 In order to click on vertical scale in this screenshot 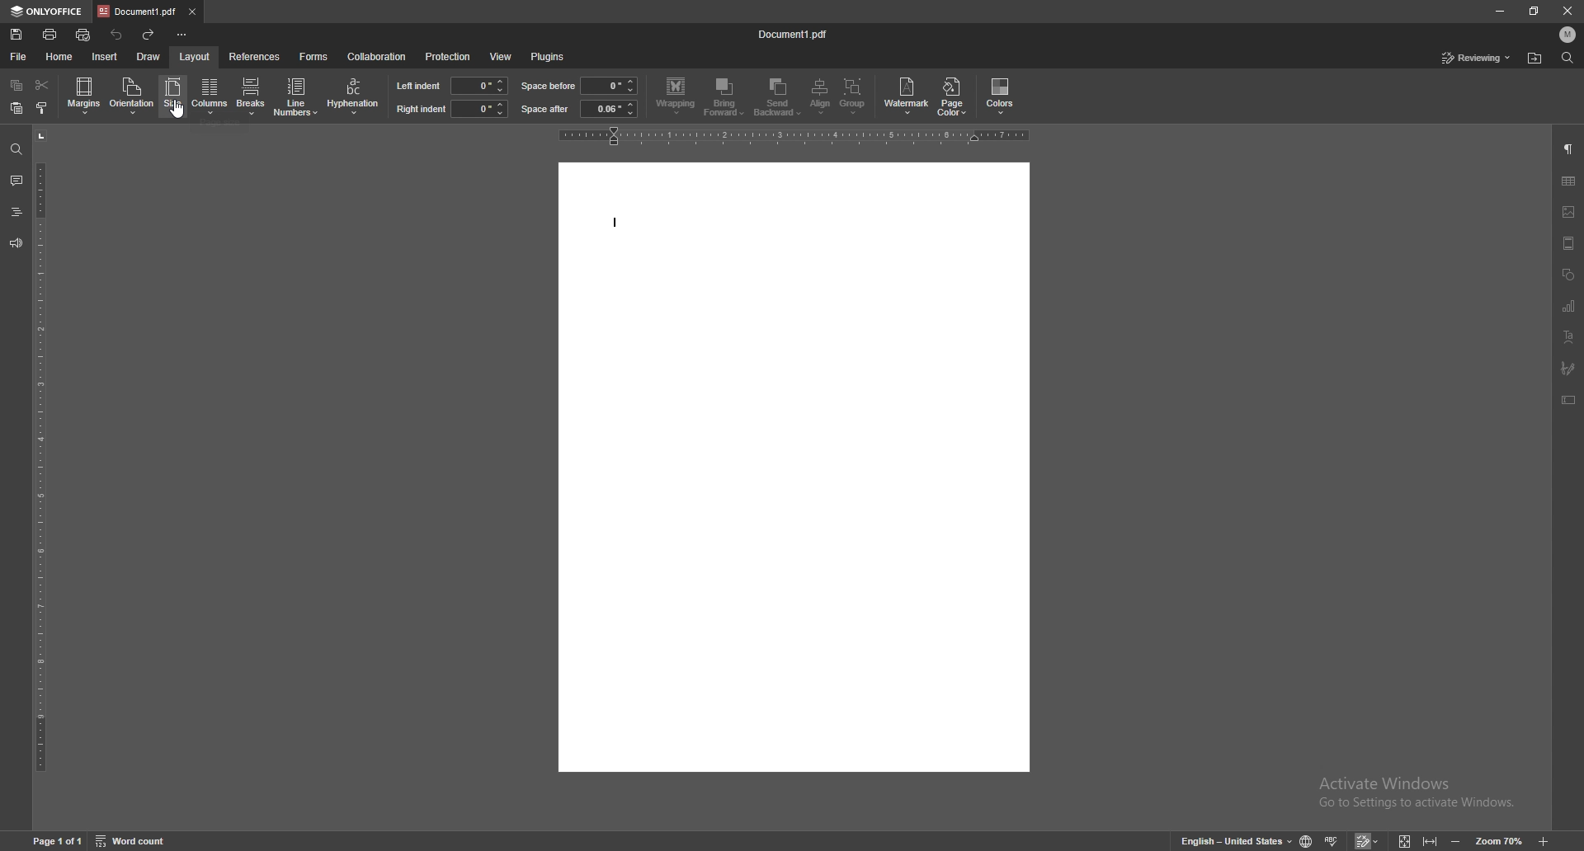, I will do `click(41, 476)`.